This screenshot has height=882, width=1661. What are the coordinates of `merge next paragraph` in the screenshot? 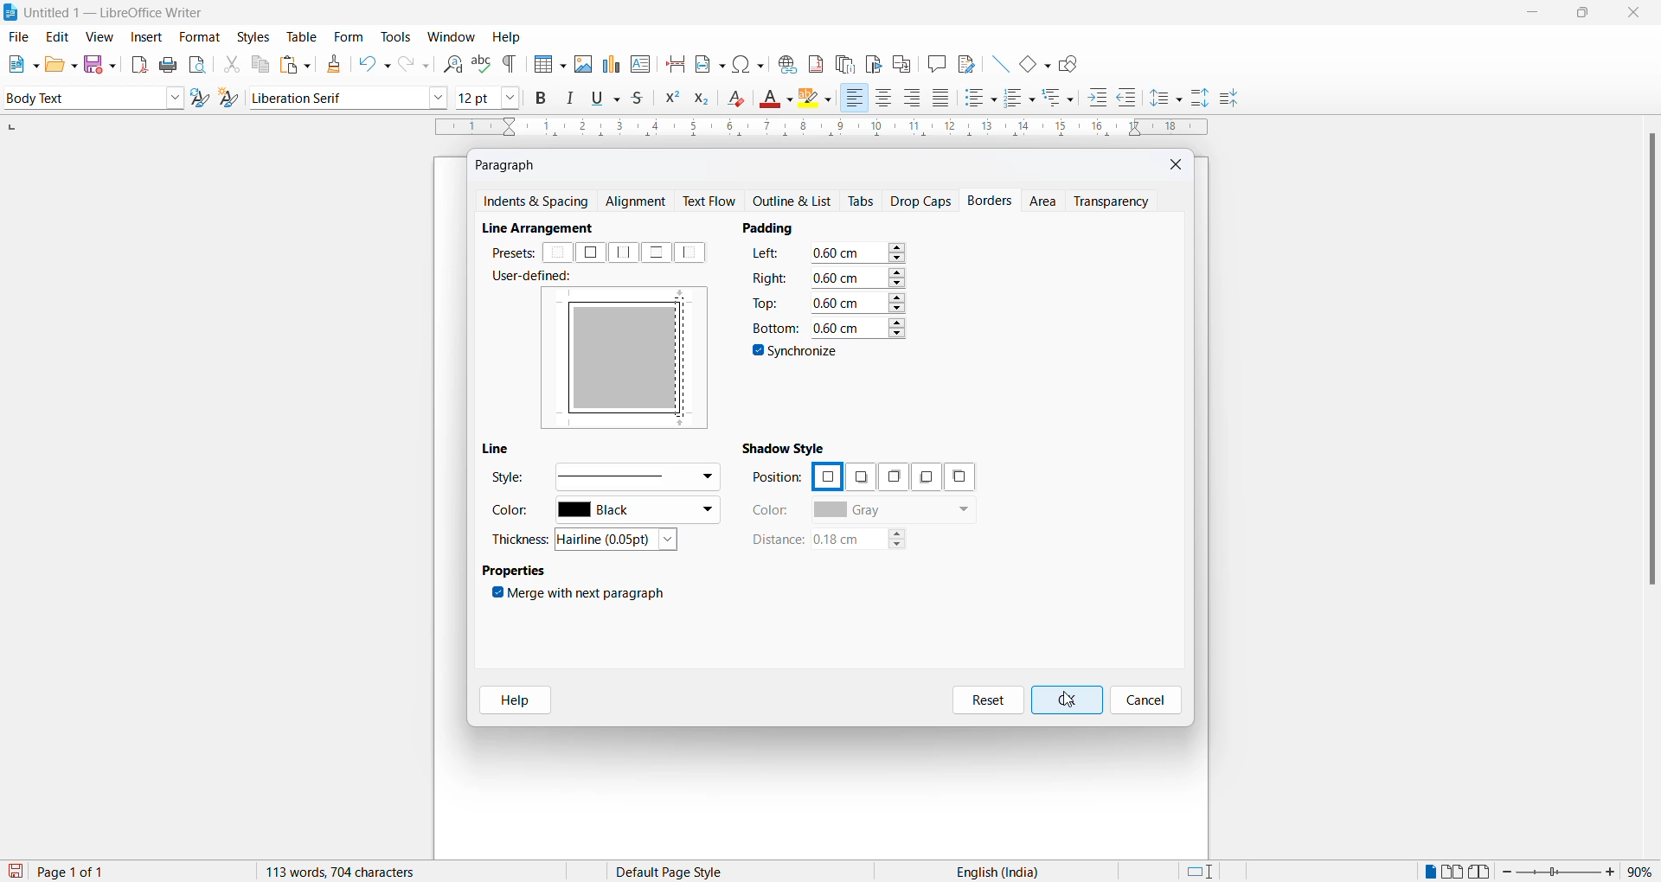 It's located at (582, 596).